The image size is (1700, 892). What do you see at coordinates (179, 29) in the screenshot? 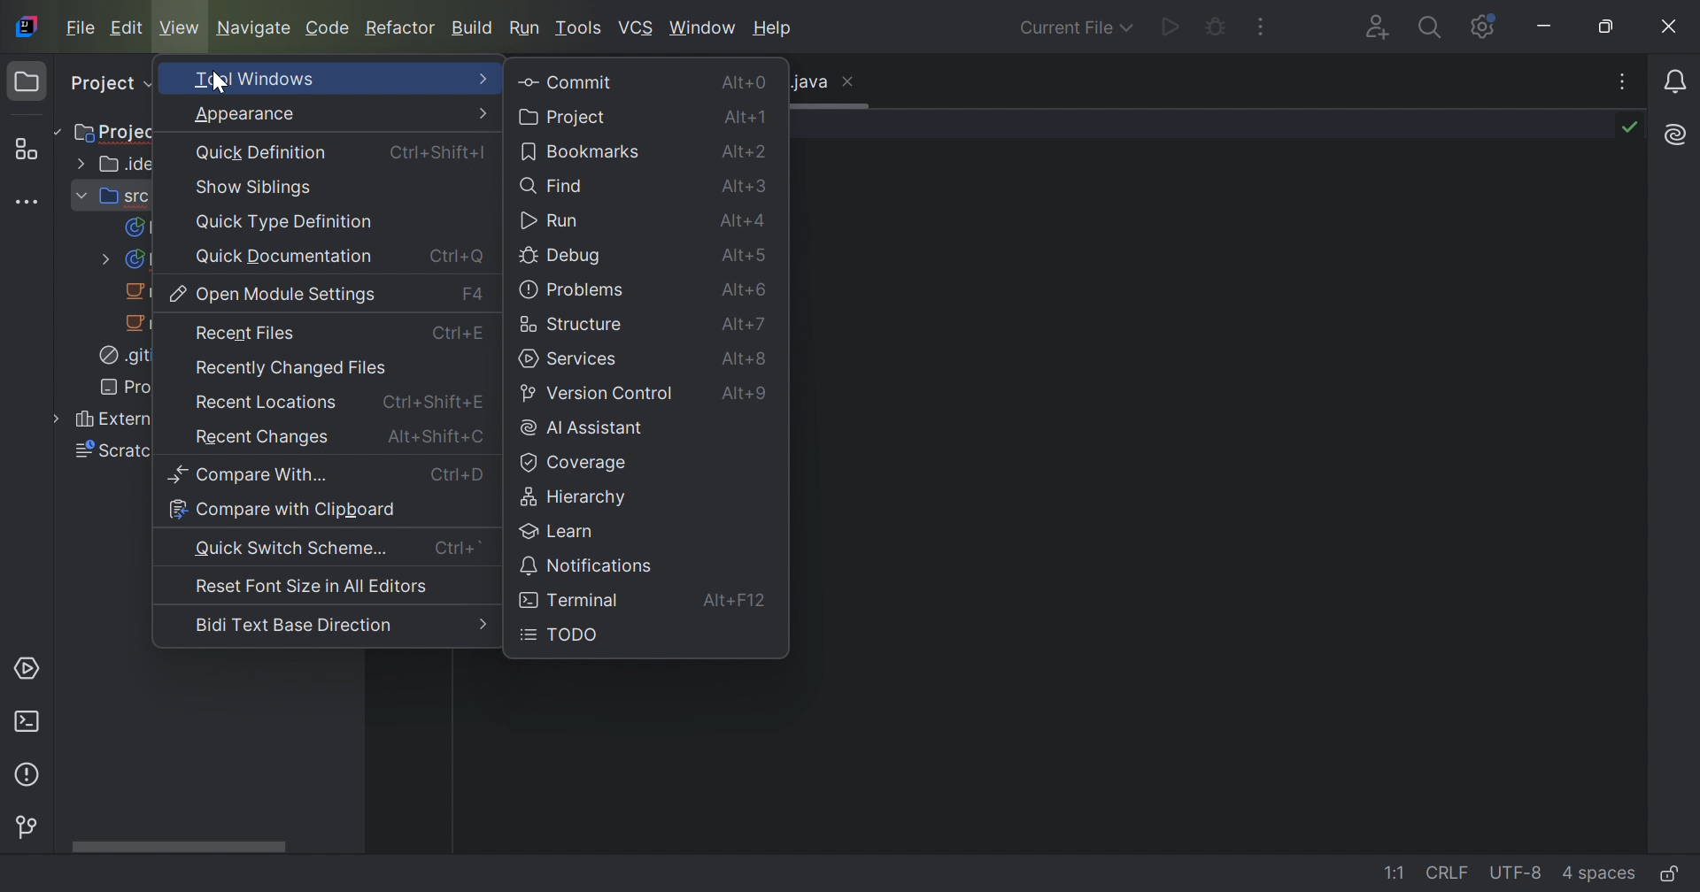
I see `View` at bounding box center [179, 29].